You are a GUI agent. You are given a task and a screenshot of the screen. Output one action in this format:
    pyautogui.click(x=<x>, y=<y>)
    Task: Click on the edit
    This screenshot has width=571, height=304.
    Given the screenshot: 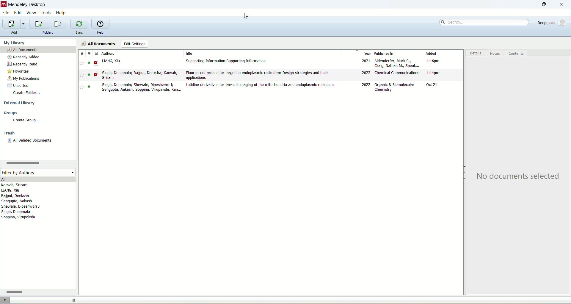 What is the action you would take?
    pyautogui.click(x=18, y=13)
    